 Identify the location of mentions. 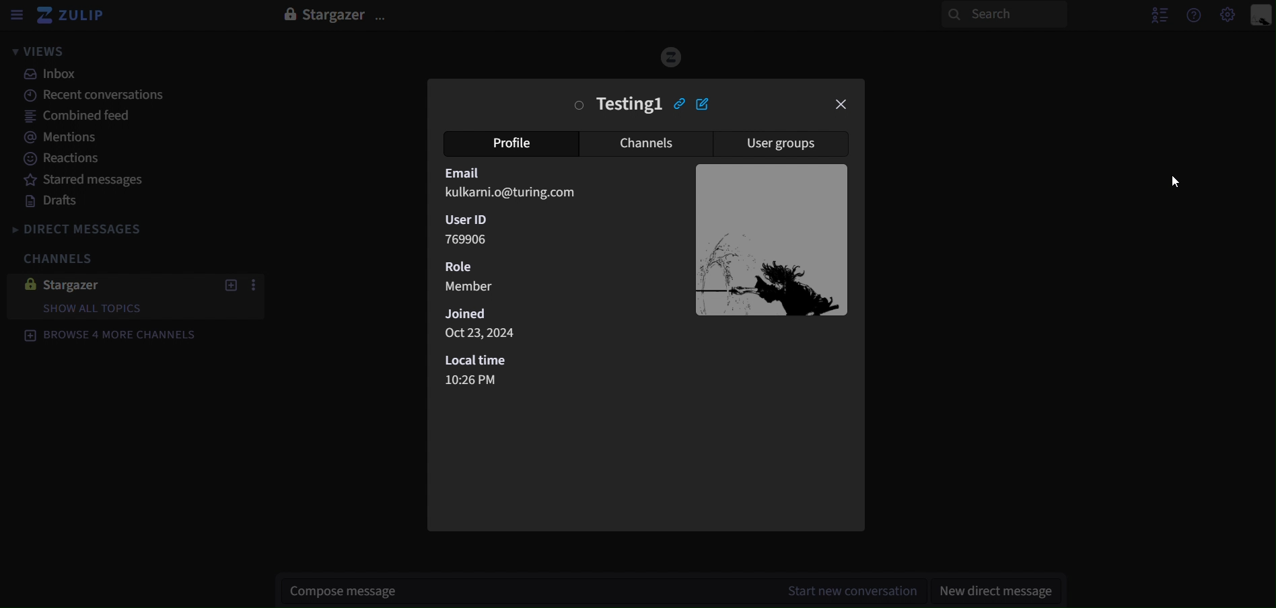
(64, 138).